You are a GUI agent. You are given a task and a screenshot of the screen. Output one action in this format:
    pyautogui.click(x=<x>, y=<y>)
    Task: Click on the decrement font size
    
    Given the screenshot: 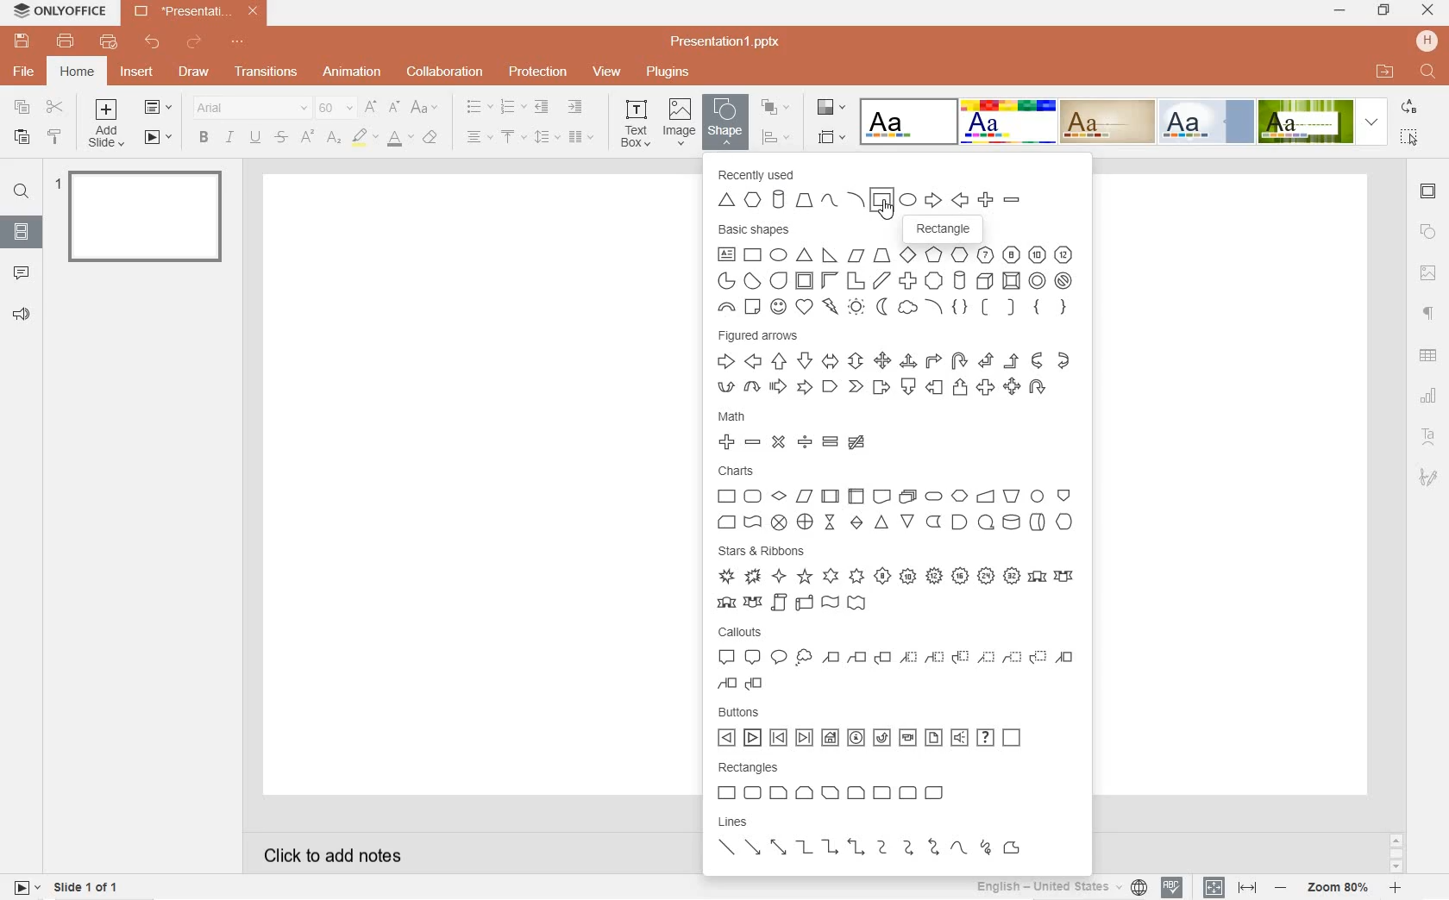 What is the action you would take?
    pyautogui.click(x=395, y=106)
    